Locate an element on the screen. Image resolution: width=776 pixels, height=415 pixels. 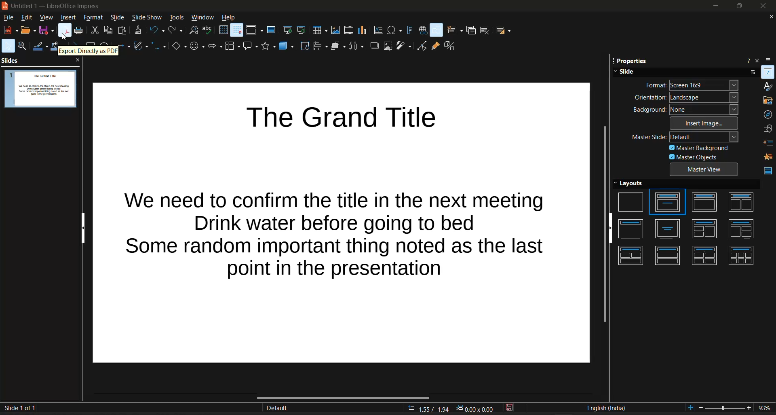
navigator is located at coordinates (768, 114).